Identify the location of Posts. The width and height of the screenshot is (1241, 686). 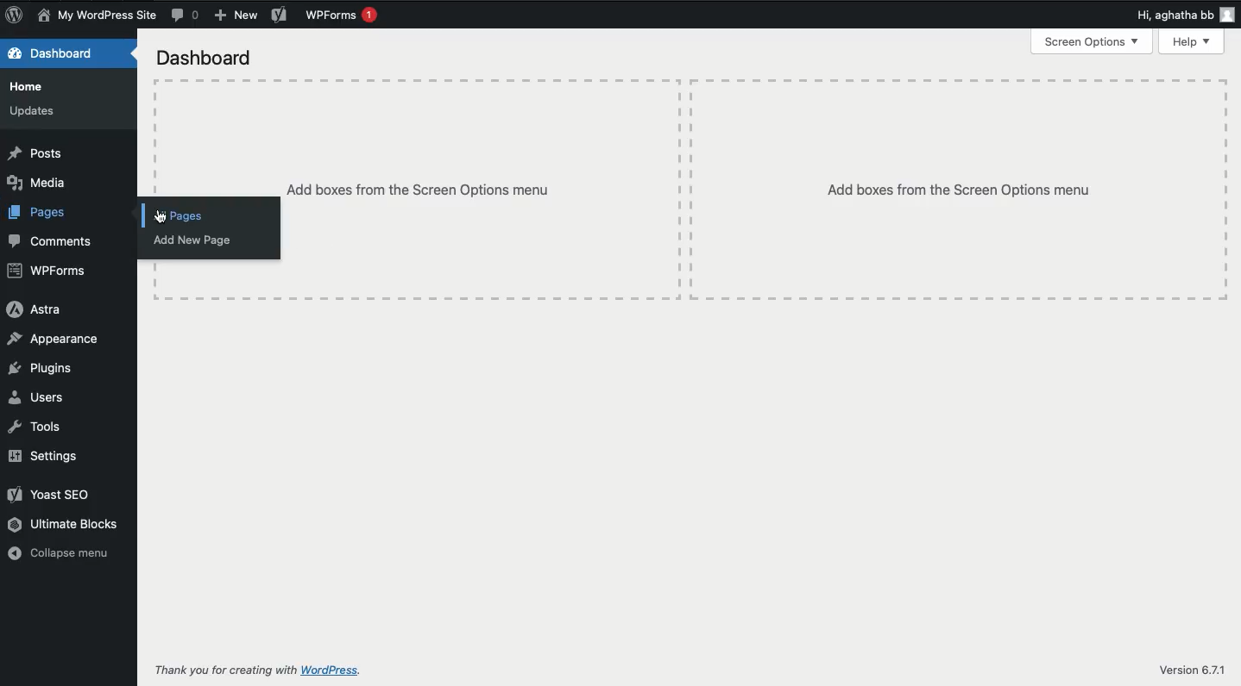
(36, 153).